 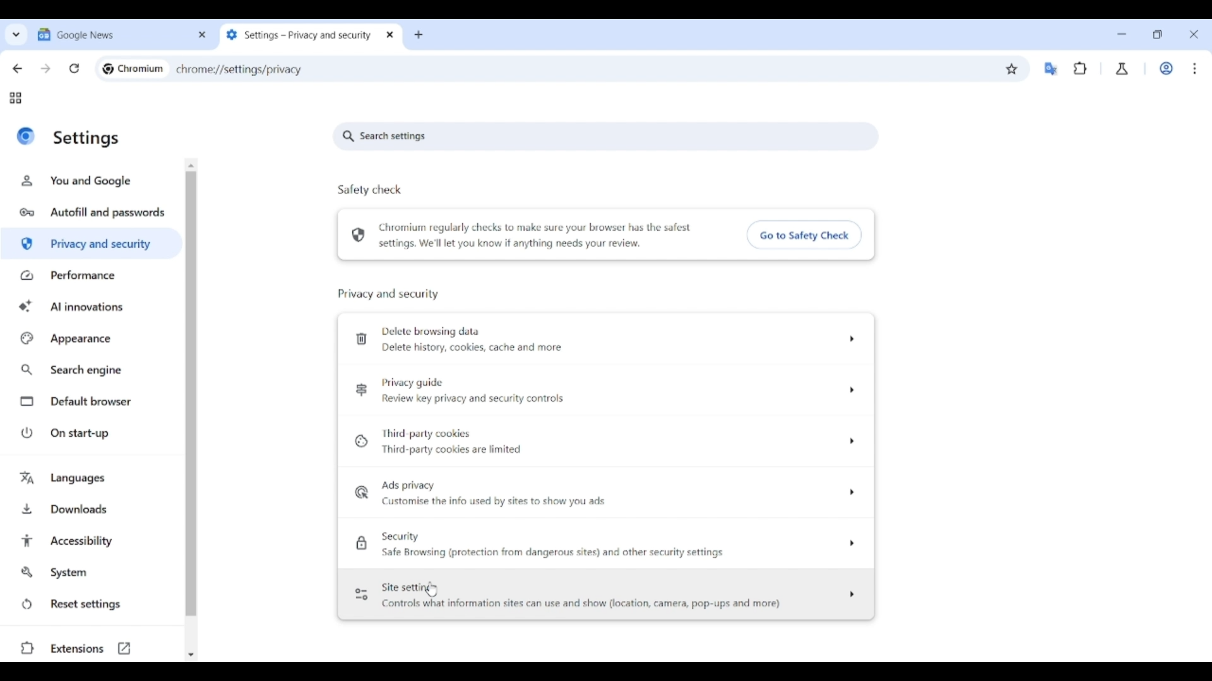 I want to click on Performance , so click(x=91, y=275).